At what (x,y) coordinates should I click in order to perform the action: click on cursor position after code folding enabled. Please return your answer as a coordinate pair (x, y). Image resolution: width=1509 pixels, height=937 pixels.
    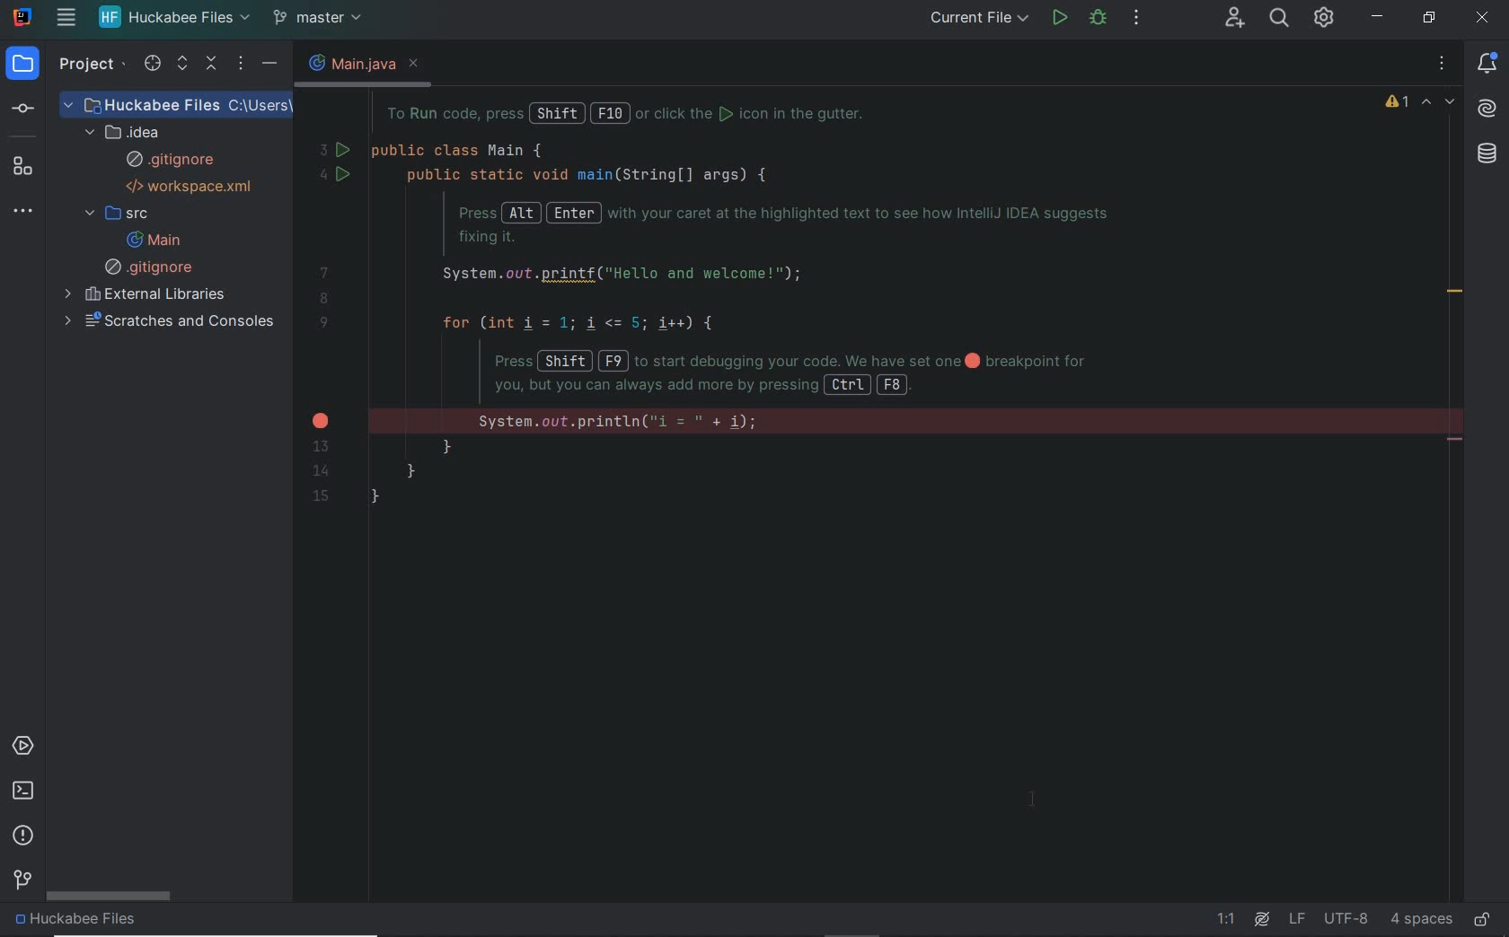
    Looking at the image, I should click on (1038, 802).